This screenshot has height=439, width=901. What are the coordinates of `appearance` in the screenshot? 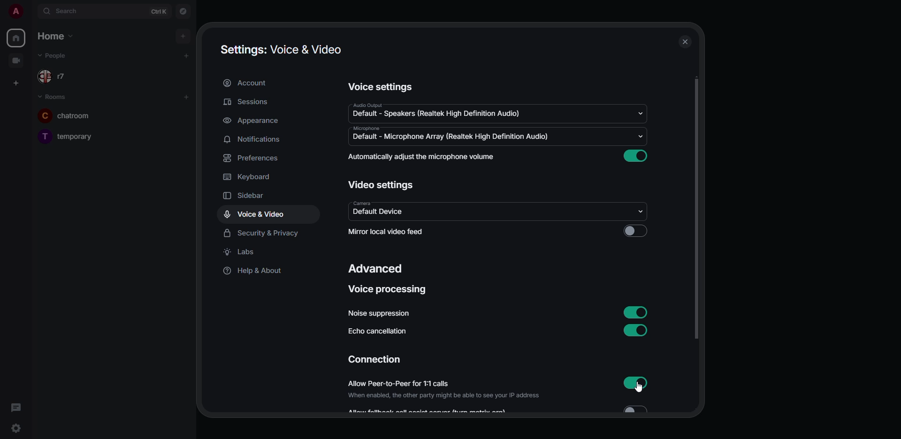 It's located at (252, 122).